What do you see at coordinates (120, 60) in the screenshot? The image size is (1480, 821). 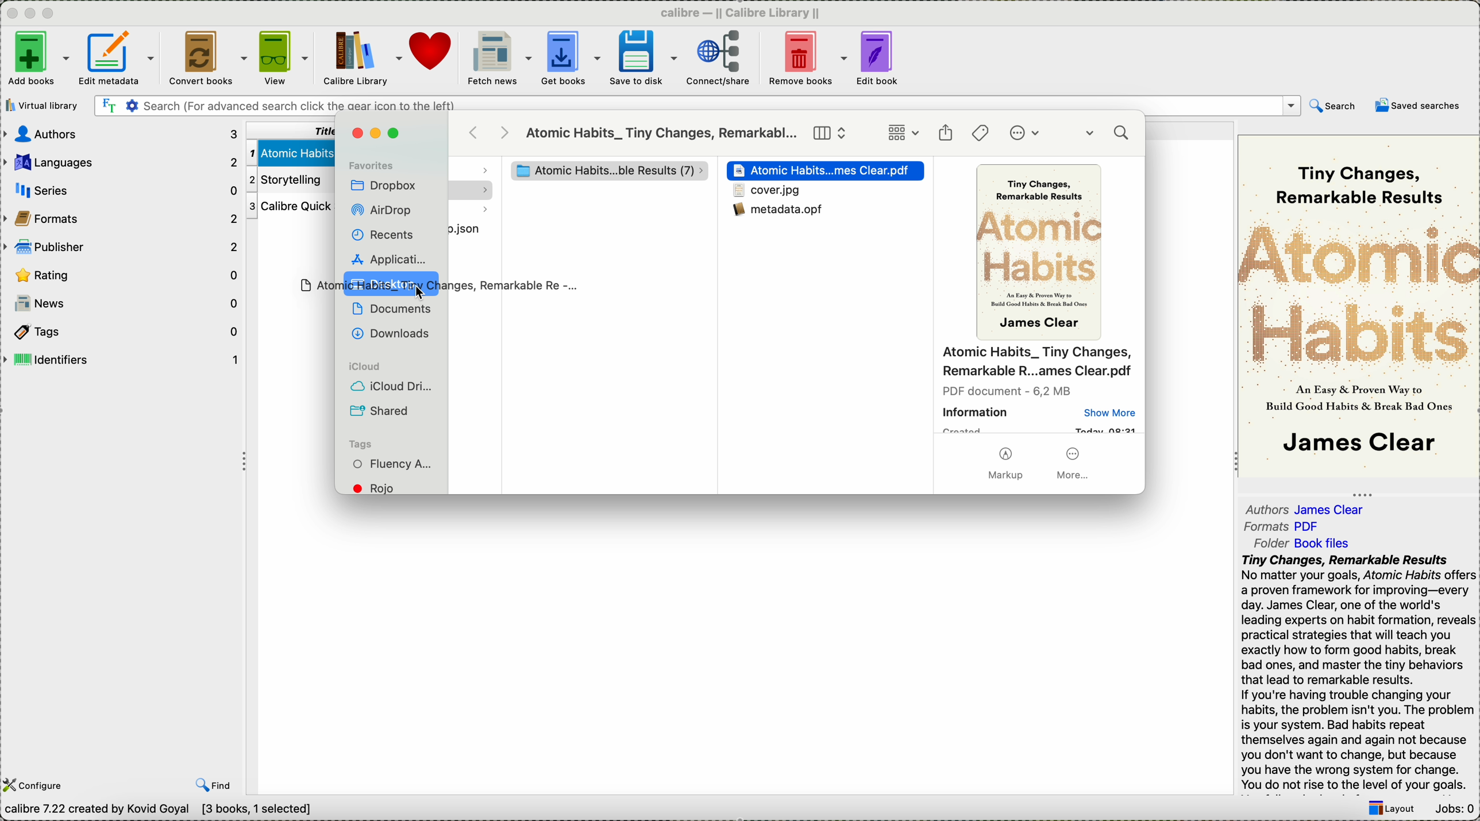 I see `edit metadata` at bounding box center [120, 60].